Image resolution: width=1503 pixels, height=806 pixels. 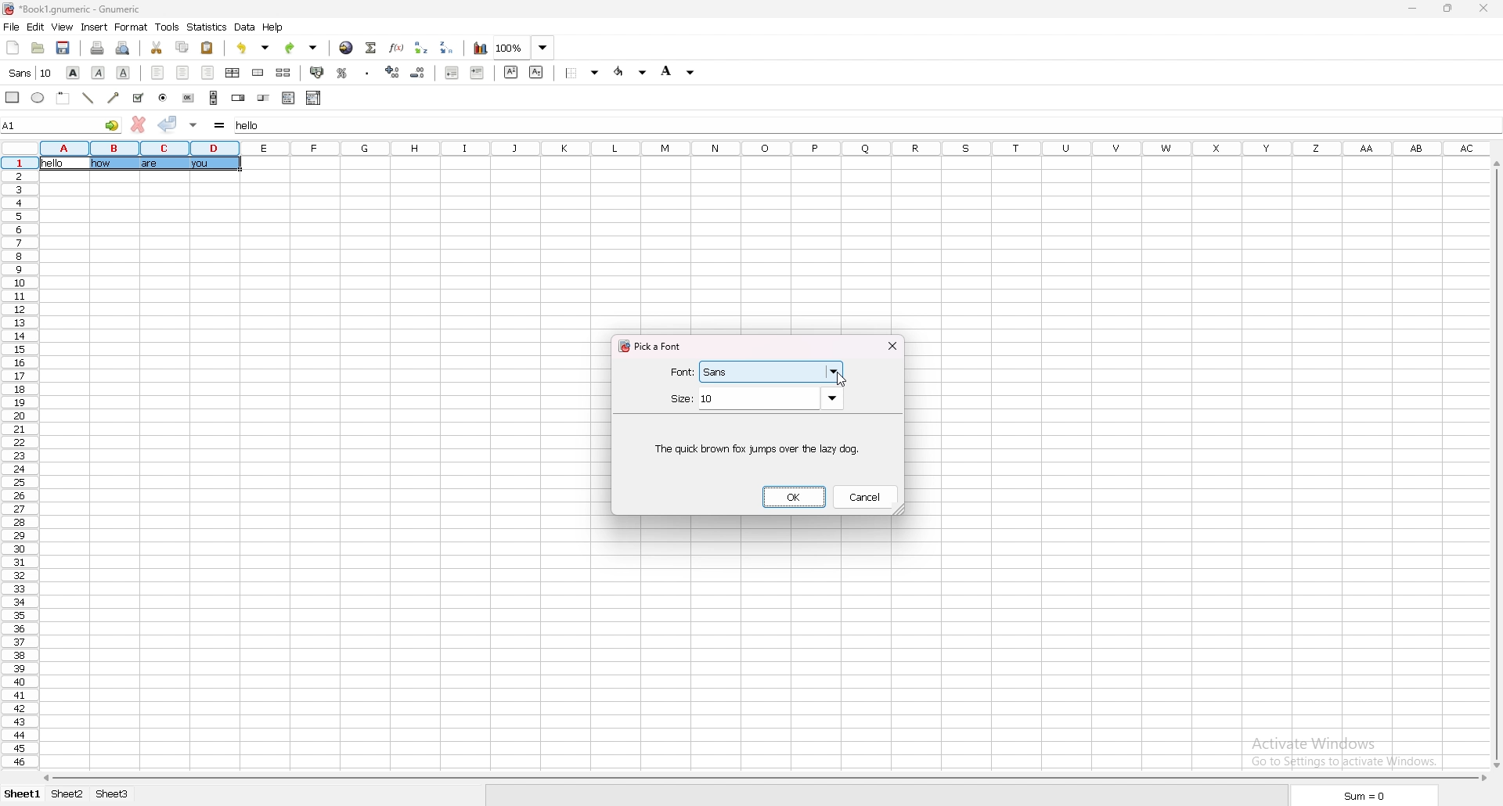 What do you see at coordinates (61, 124) in the screenshot?
I see `selected cell` at bounding box center [61, 124].